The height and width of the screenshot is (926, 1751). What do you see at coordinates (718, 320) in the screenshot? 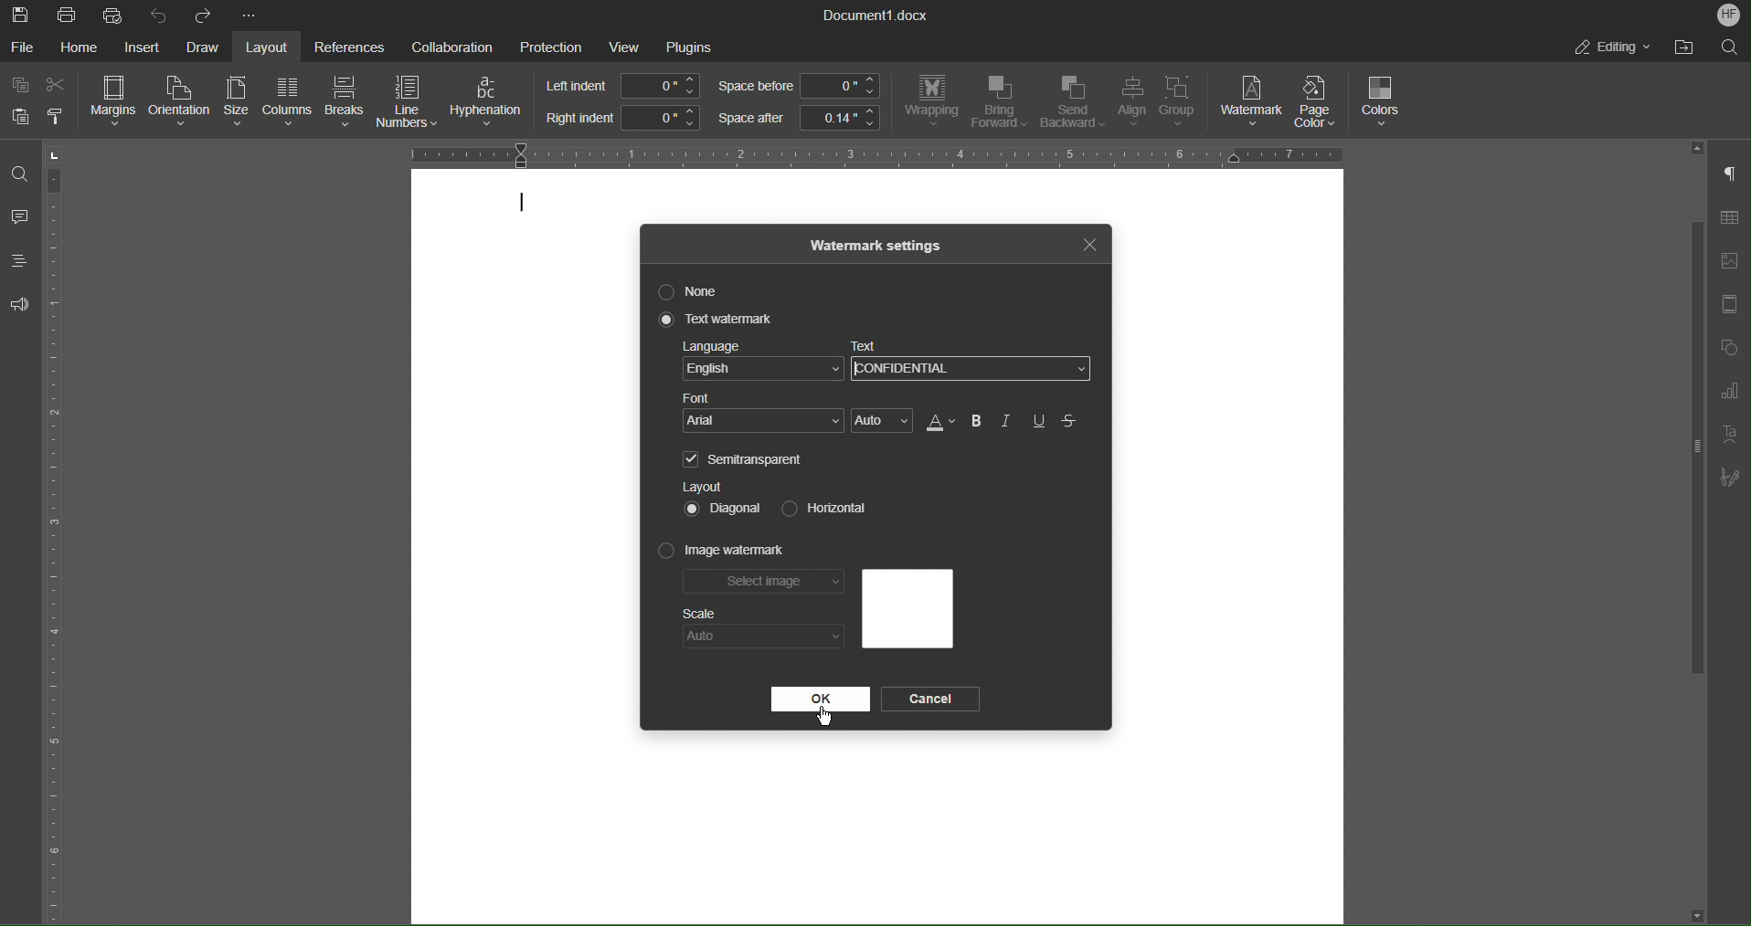
I see `Text Watermark (selected)` at bounding box center [718, 320].